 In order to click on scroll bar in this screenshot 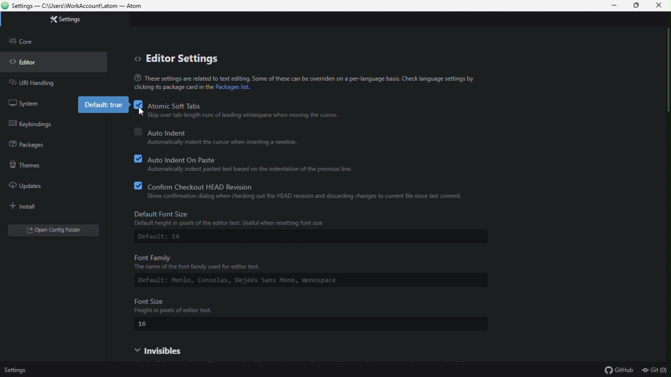, I will do `click(664, 79)`.